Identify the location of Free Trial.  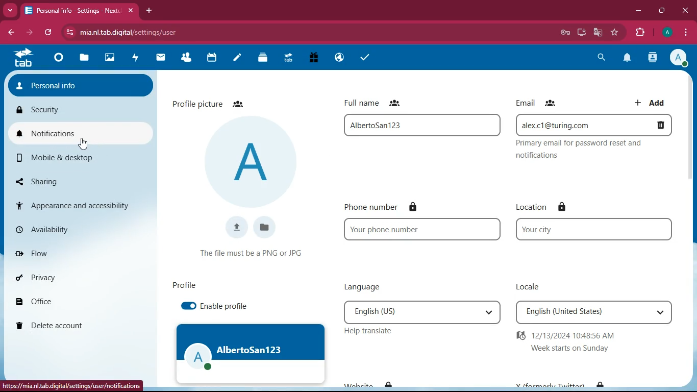
(313, 58).